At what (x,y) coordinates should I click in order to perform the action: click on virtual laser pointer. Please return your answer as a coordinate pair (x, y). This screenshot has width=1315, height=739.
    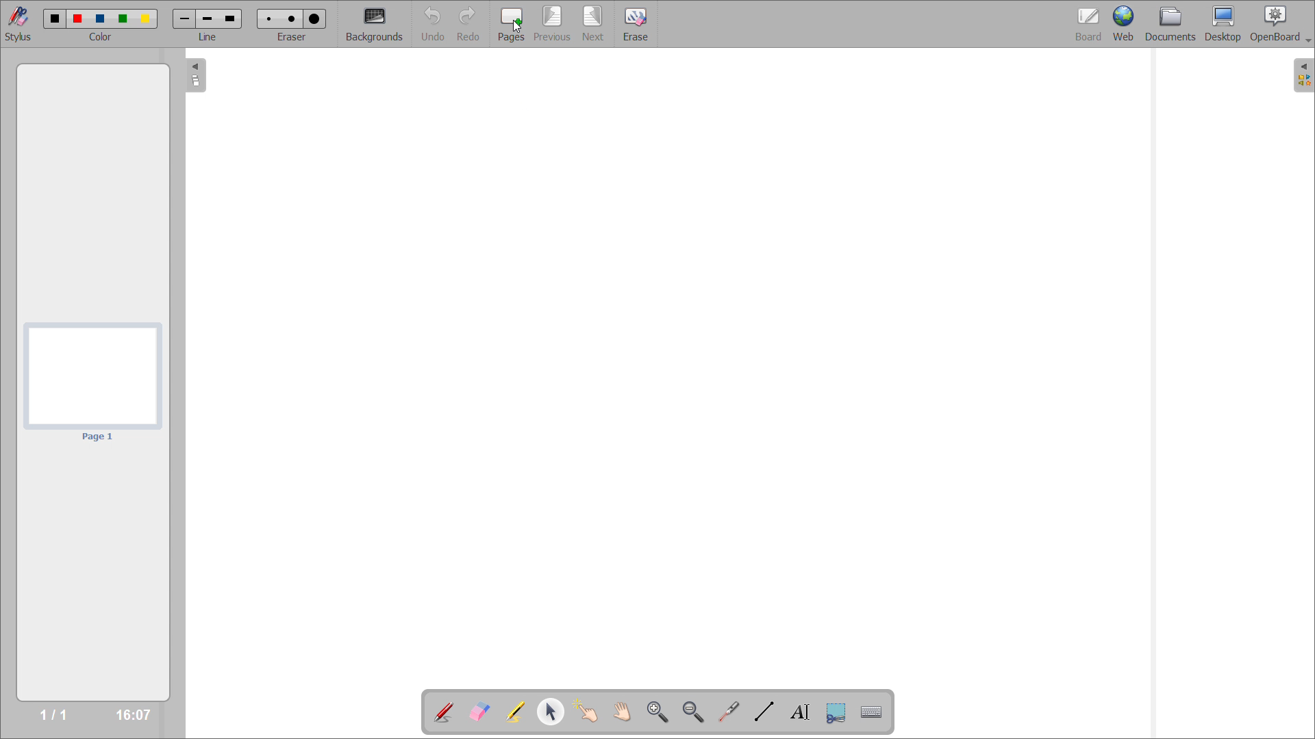
    Looking at the image, I should click on (727, 711).